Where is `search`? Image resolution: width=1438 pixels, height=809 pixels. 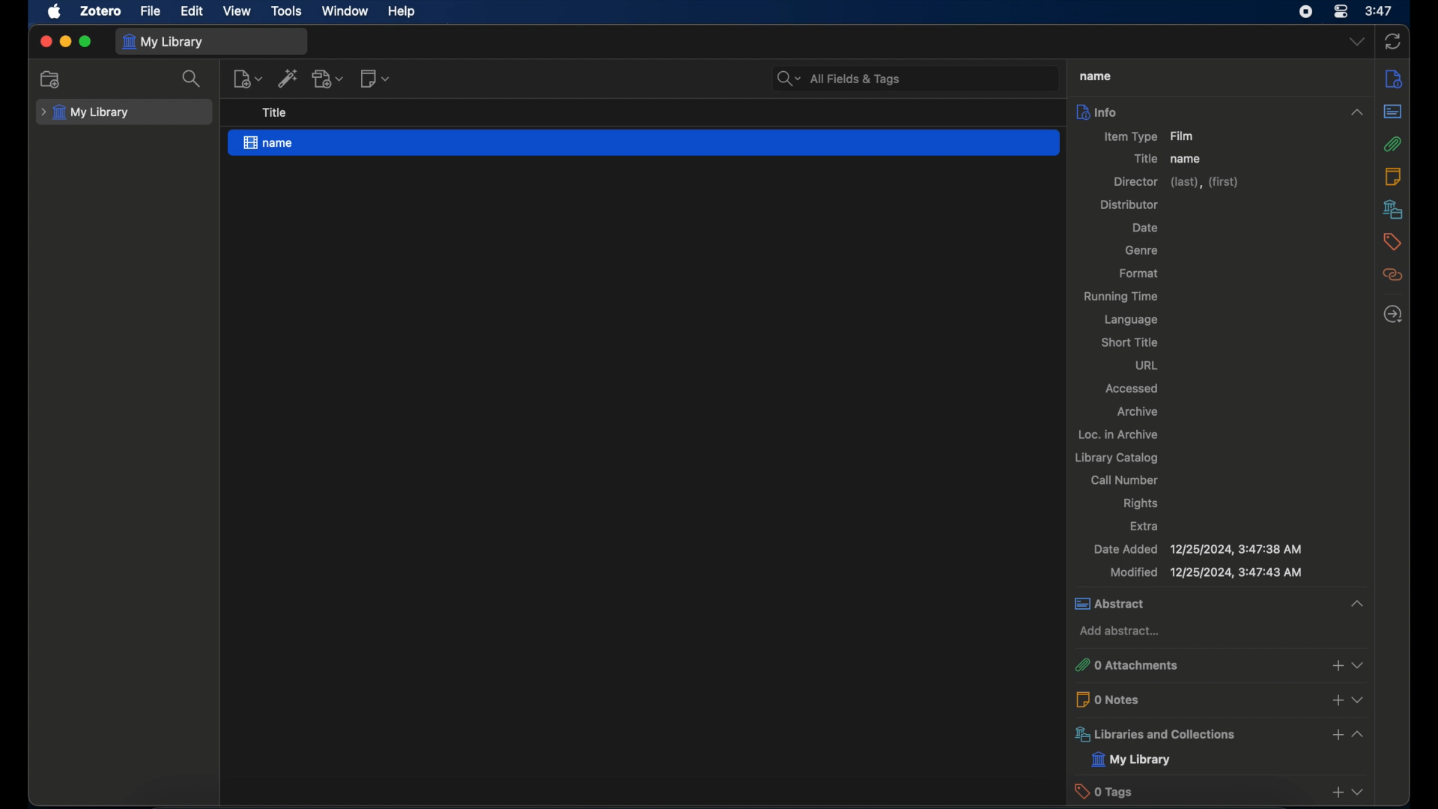 search is located at coordinates (195, 79).